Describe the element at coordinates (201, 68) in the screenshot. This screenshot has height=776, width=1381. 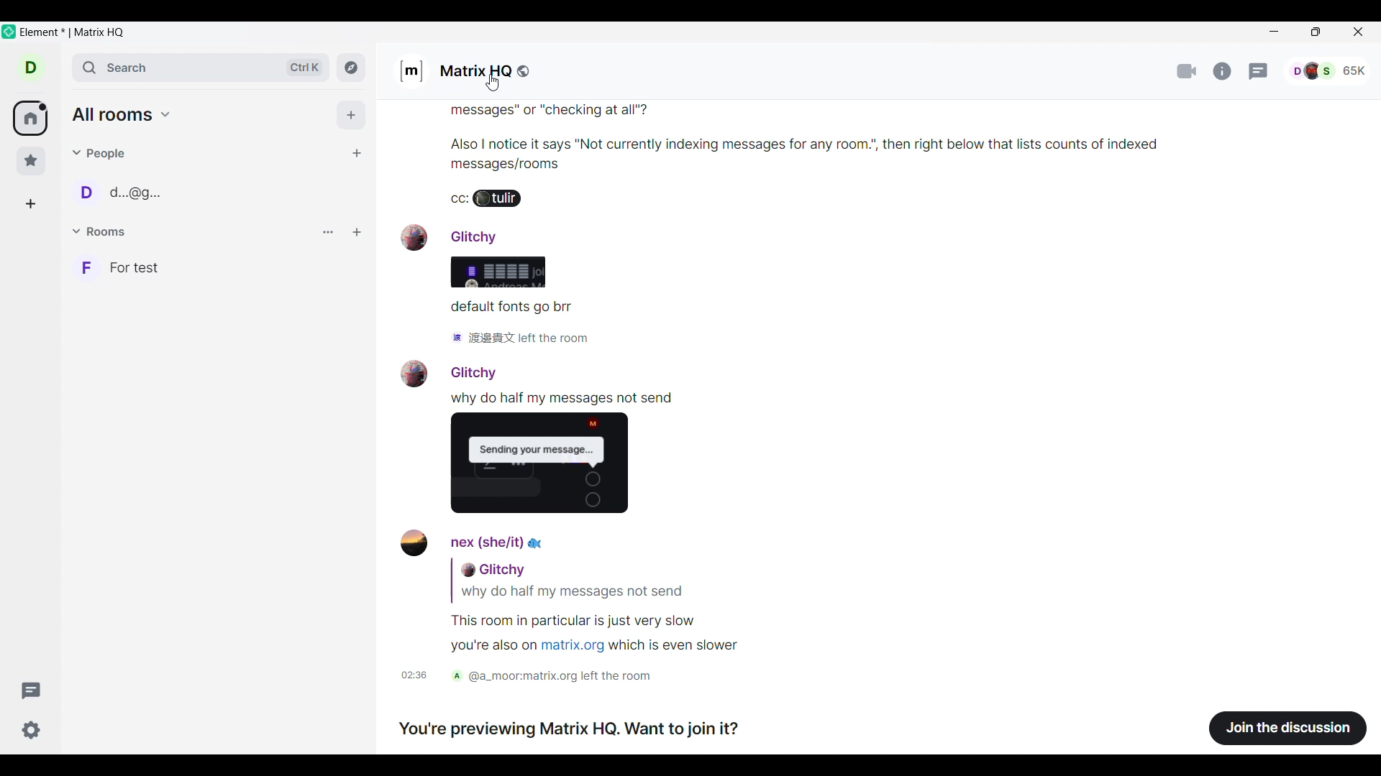
I see `Search` at that location.